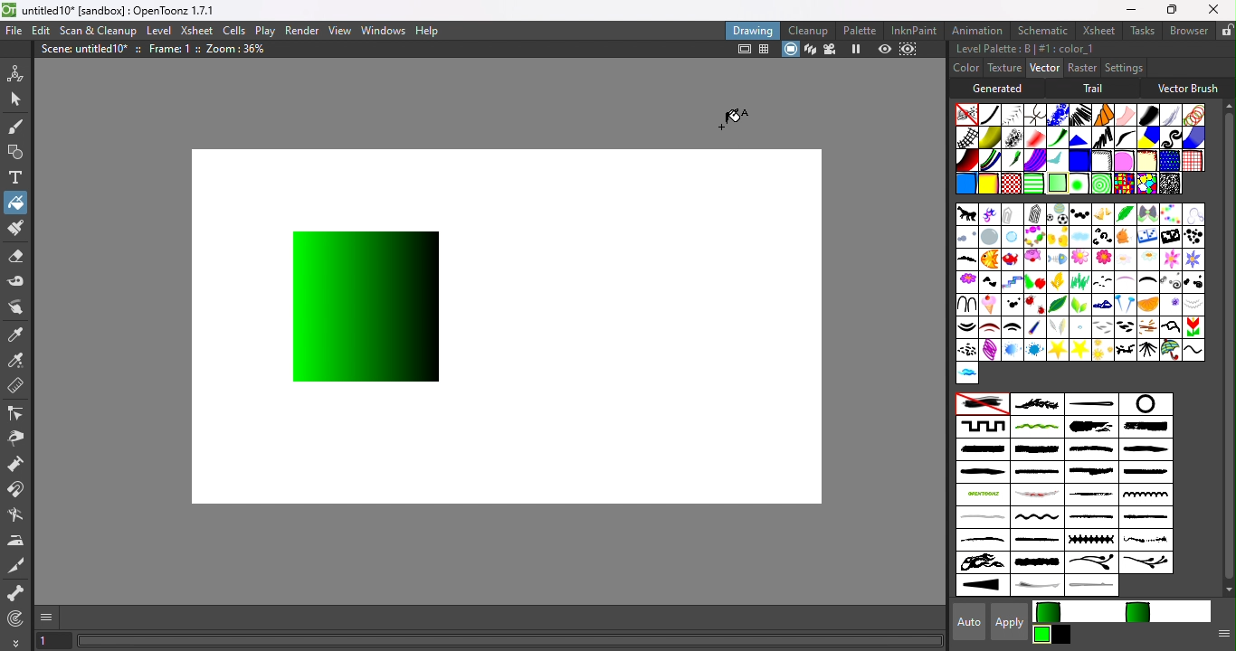 This screenshot has width=1236, height=651. What do you see at coordinates (982, 494) in the screenshot?
I see `otlogo` at bounding box center [982, 494].